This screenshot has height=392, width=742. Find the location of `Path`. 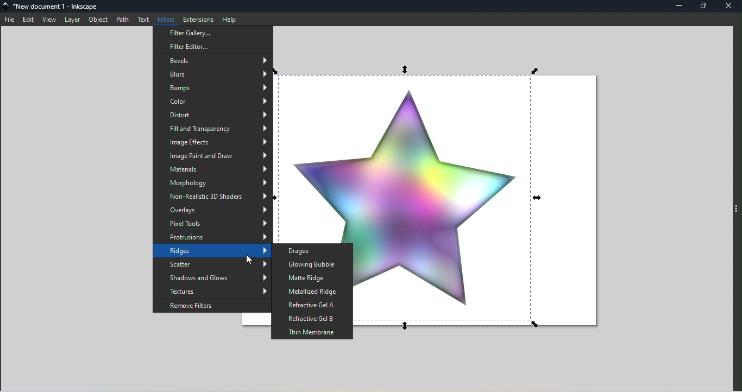

Path is located at coordinates (124, 20).